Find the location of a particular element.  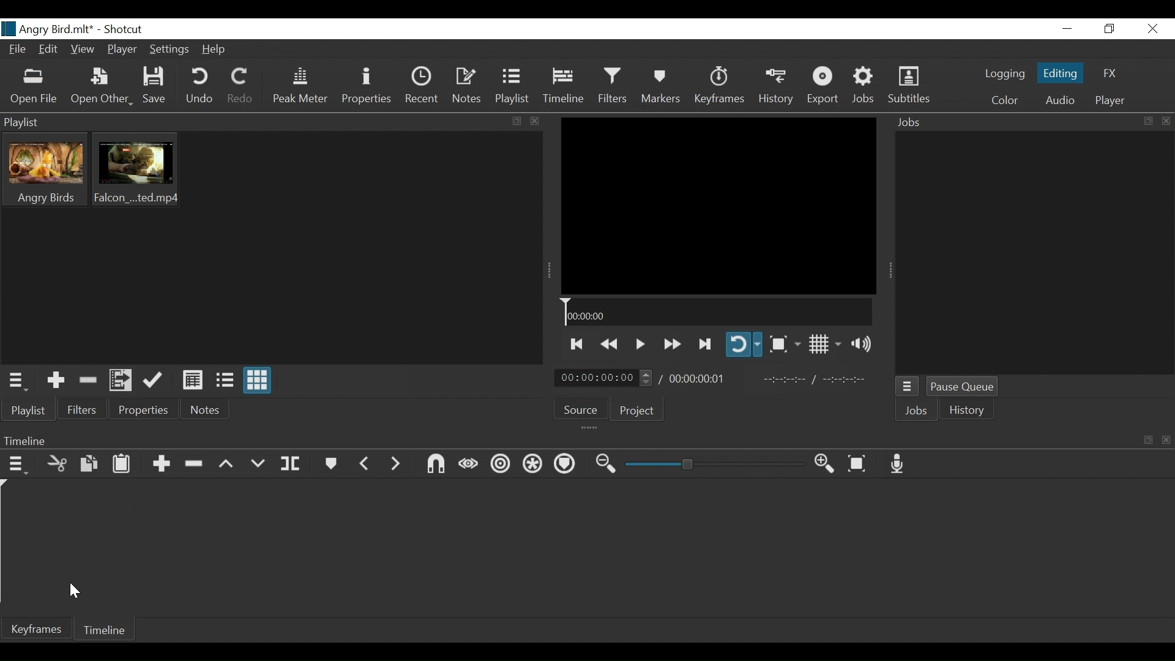

In point is located at coordinates (817, 379).